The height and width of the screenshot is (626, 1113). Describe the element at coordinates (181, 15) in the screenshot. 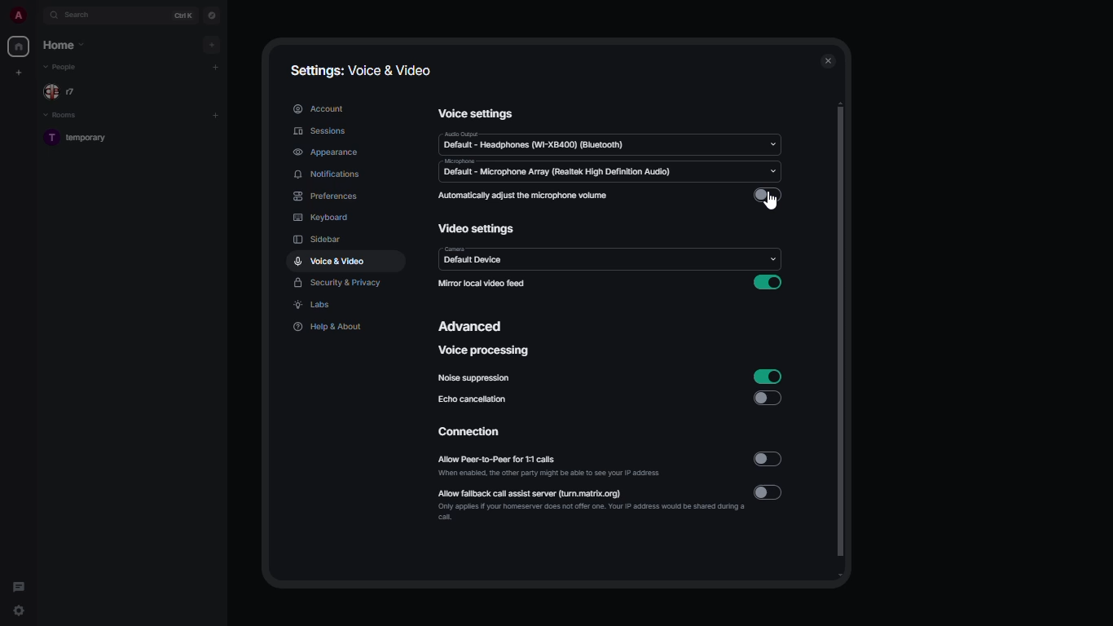

I see `ctrl K` at that location.